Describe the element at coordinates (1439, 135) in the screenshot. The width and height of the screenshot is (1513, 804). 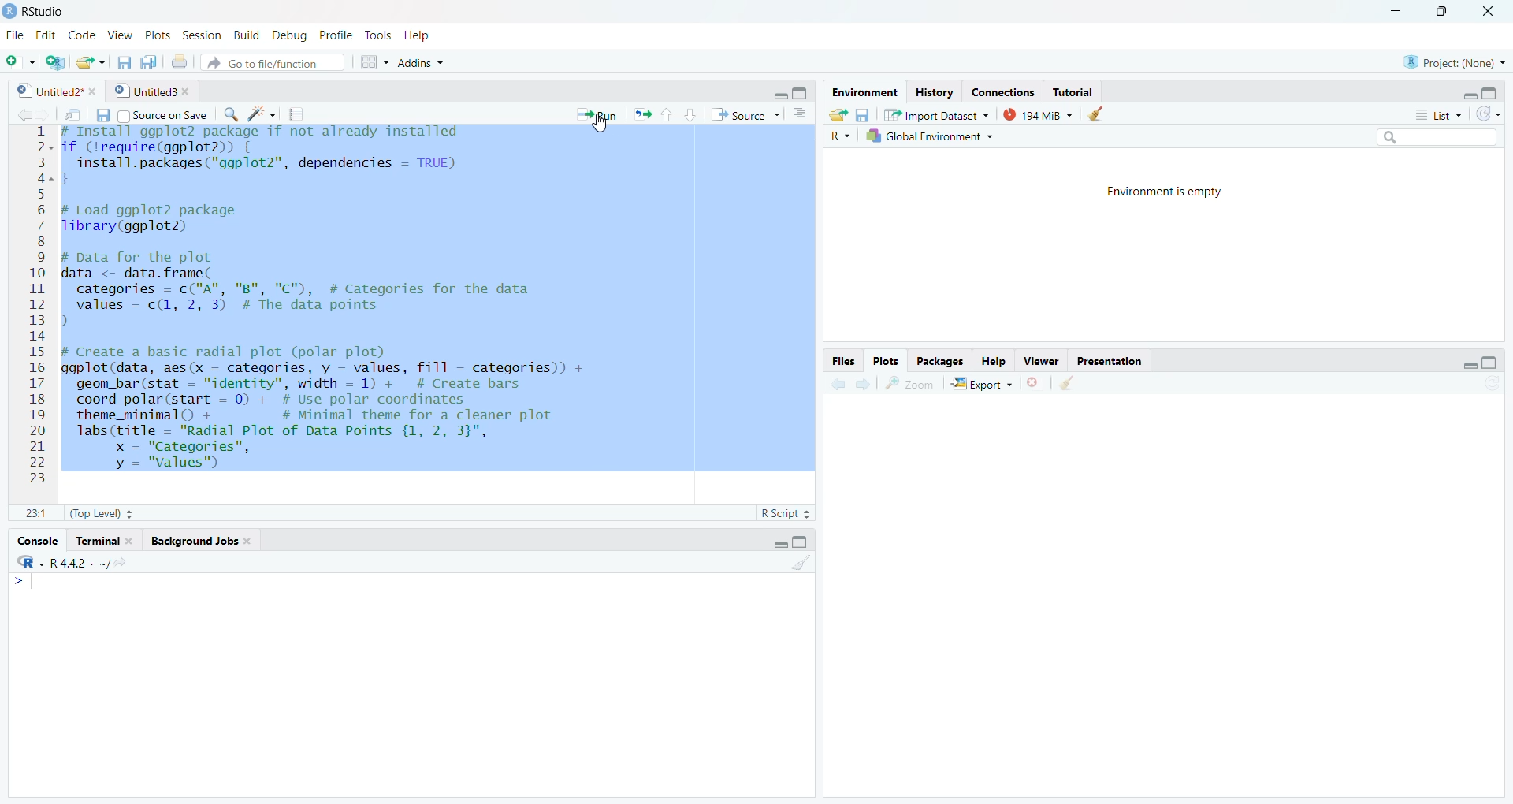
I see `Search bar` at that location.